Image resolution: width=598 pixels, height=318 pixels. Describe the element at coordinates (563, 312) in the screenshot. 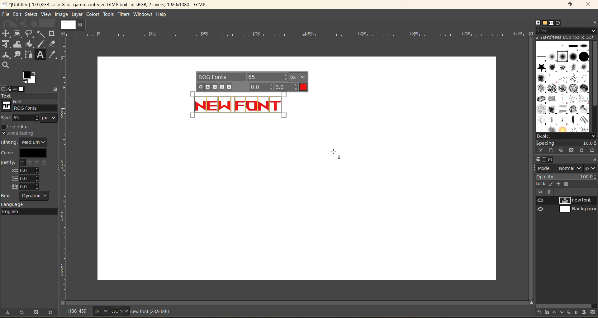

I see `lower this layer` at that location.